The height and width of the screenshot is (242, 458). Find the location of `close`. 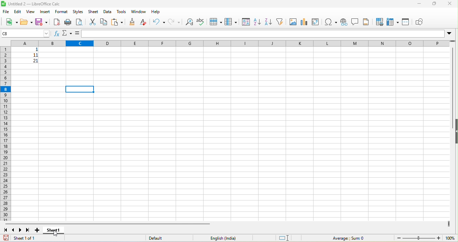

close is located at coordinates (451, 4).